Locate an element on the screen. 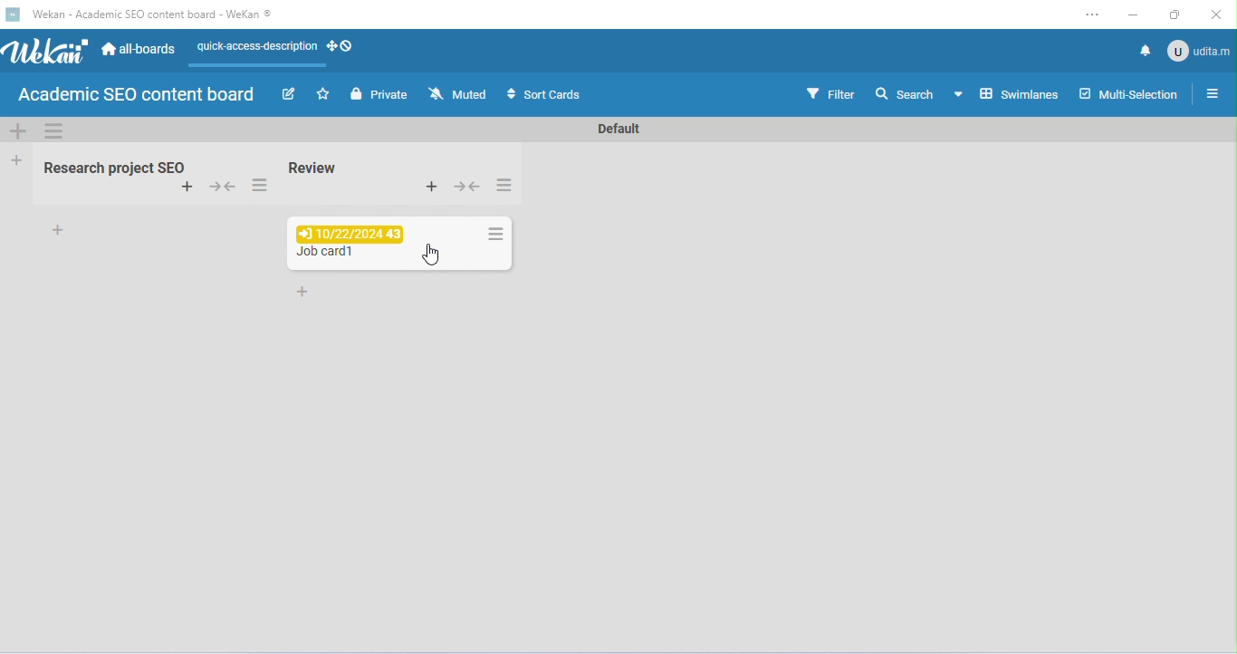 The height and width of the screenshot is (654, 1237). maximize is located at coordinates (1176, 14).